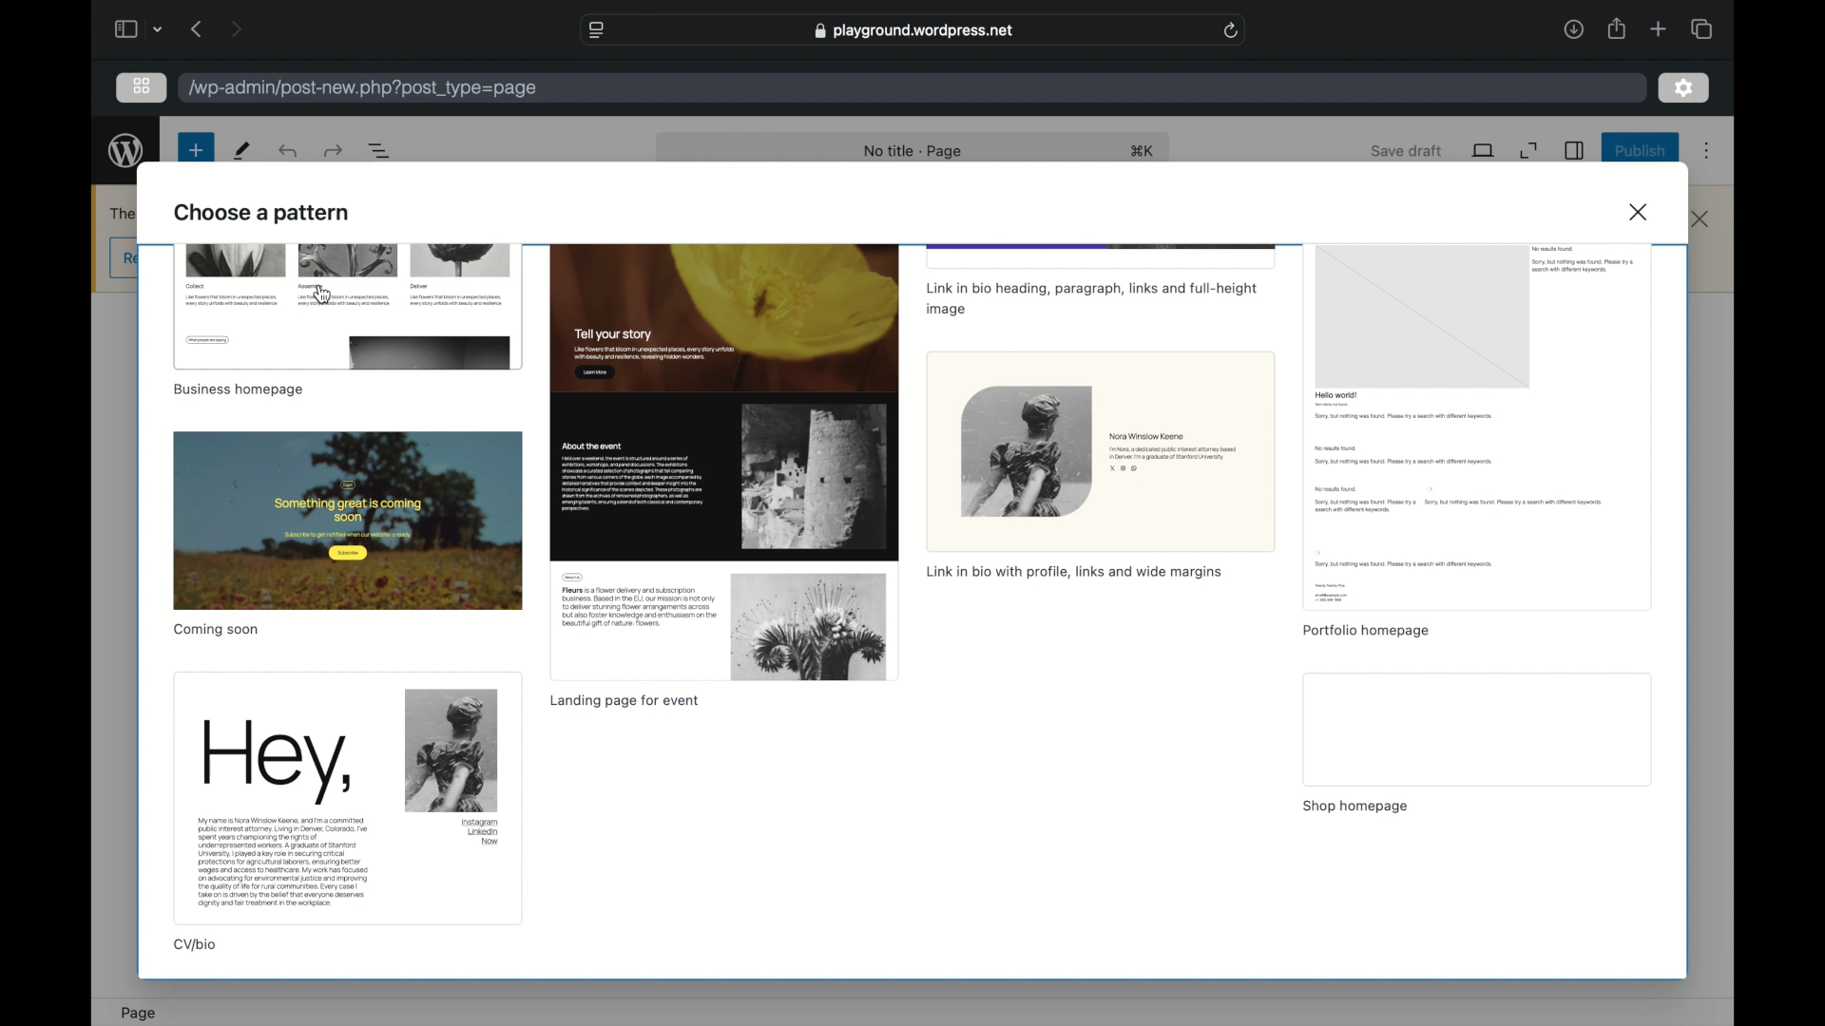 This screenshot has height=1026, width=1825. Describe the element at coordinates (1641, 212) in the screenshot. I see `close` at that location.